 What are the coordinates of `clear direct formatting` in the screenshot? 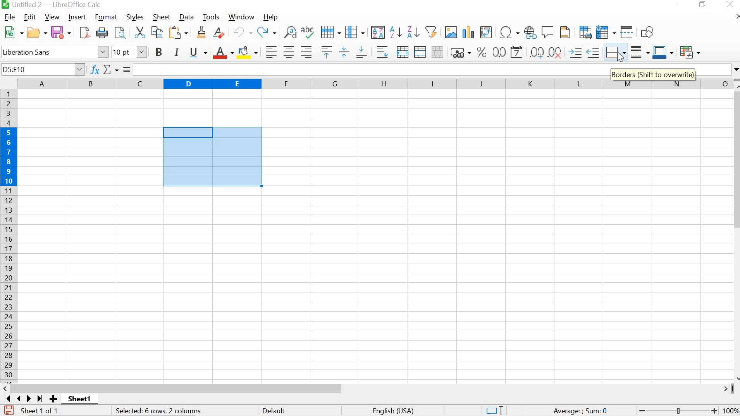 It's located at (220, 33).